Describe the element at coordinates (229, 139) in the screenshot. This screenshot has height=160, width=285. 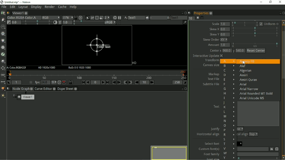
I see `S` at that location.